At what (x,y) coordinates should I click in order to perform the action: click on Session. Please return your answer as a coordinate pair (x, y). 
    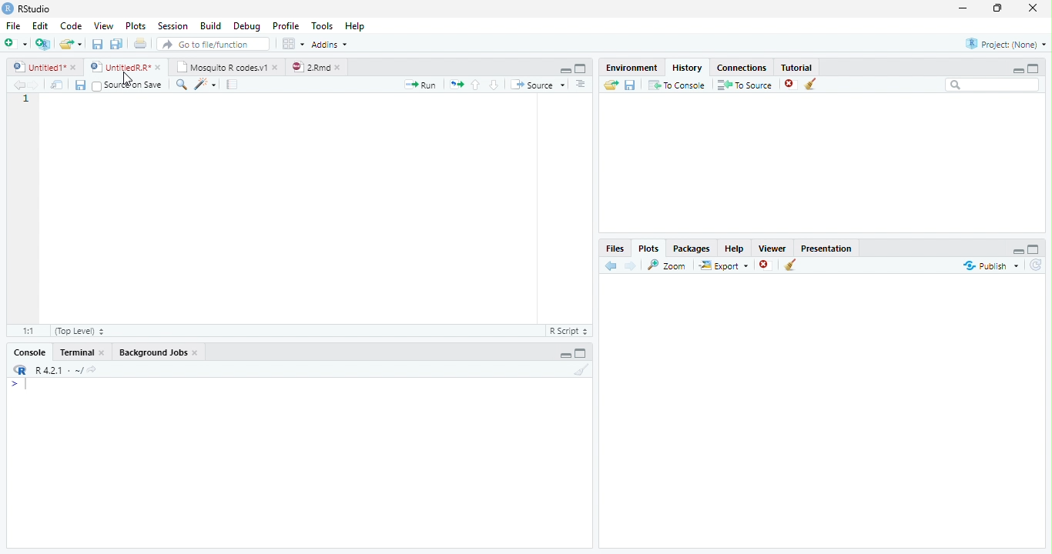
    Looking at the image, I should click on (173, 25).